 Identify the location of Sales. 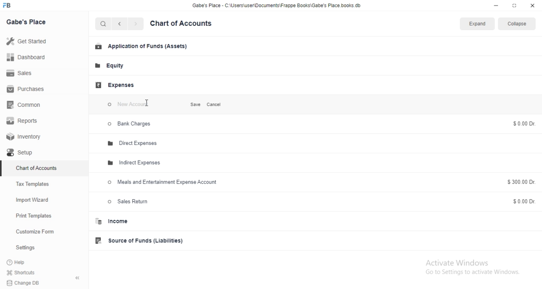
(21, 73).